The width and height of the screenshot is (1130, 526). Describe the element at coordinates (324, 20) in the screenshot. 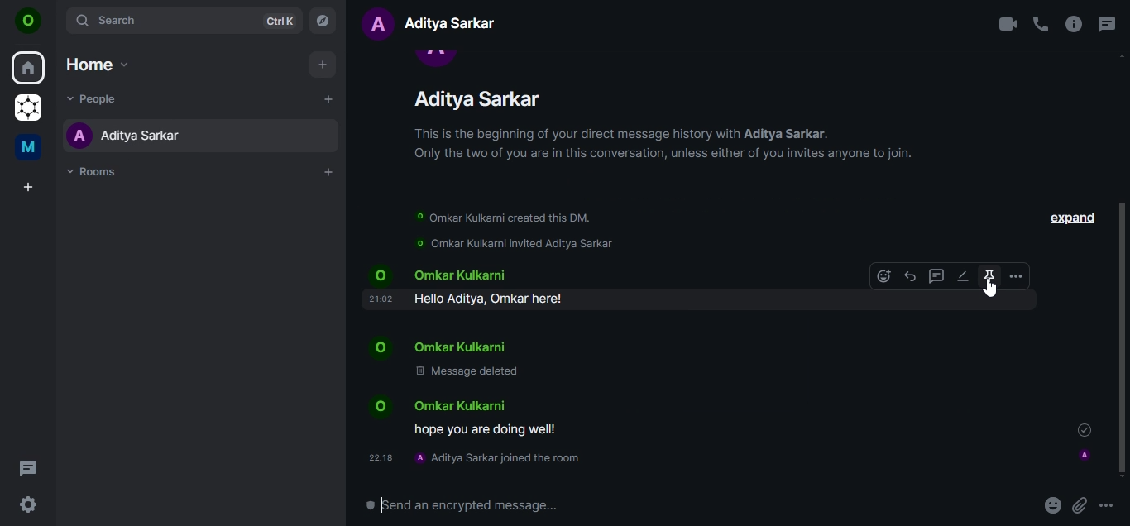

I see `explore rooms` at that location.